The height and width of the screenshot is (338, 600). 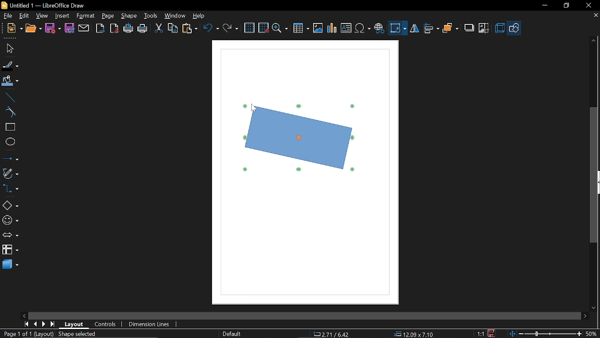 What do you see at coordinates (9, 127) in the screenshot?
I see `rectangle` at bounding box center [9, 127].